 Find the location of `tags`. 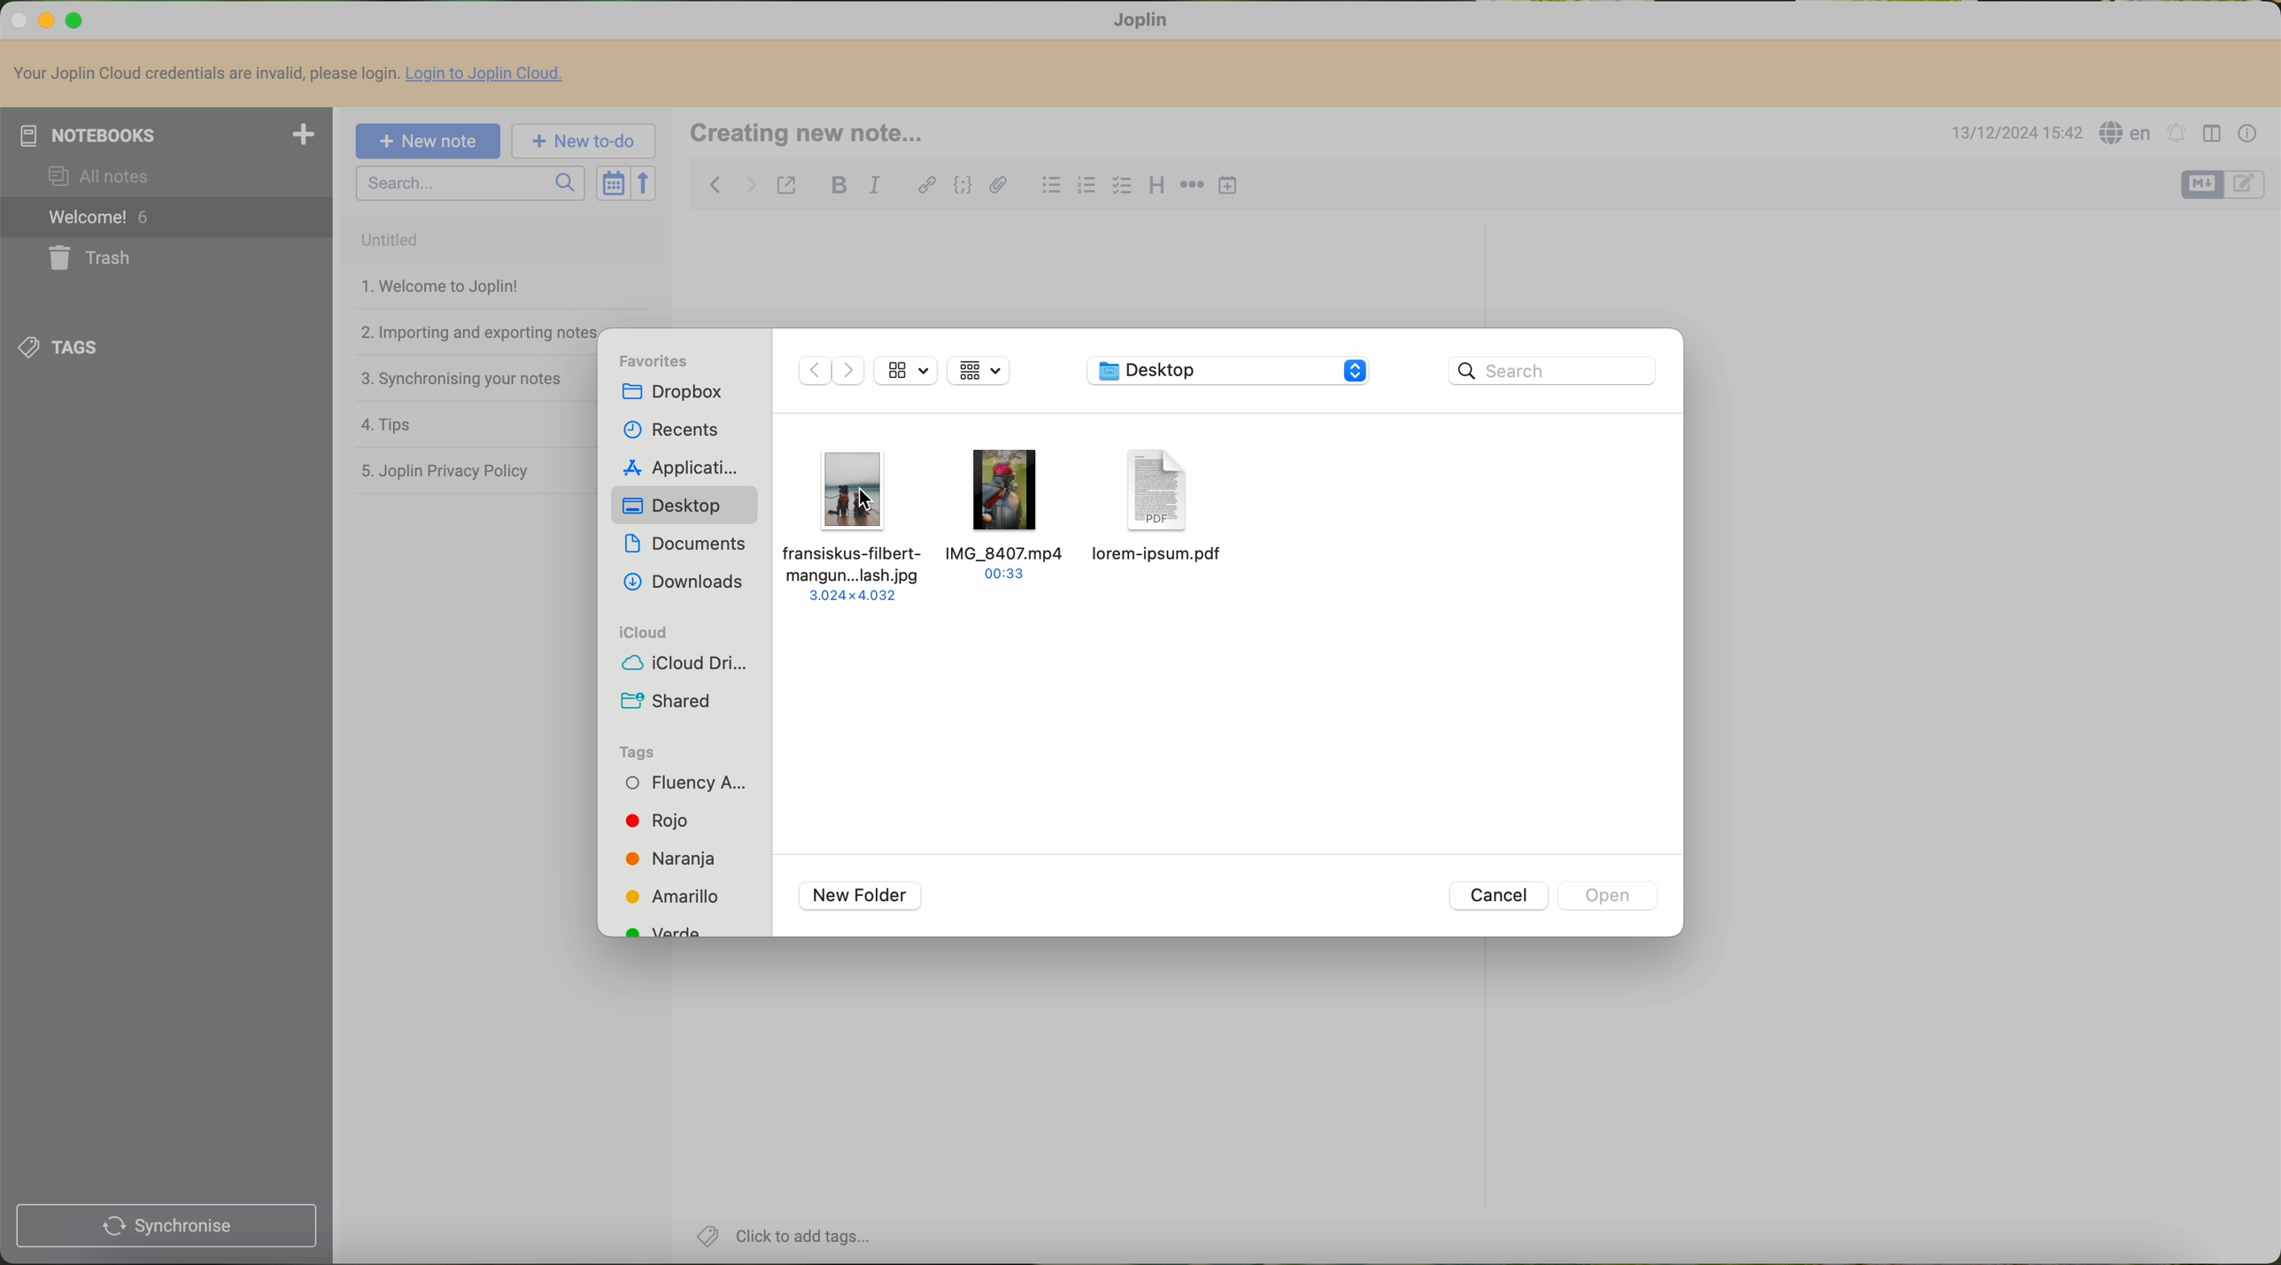

tags is located at coordinates (647, 752).